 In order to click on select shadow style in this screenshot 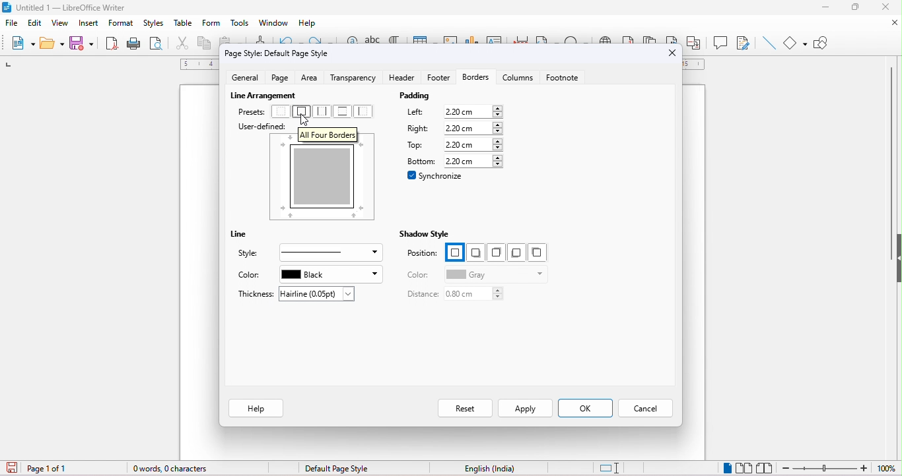, I will do `click(494, 251)`.